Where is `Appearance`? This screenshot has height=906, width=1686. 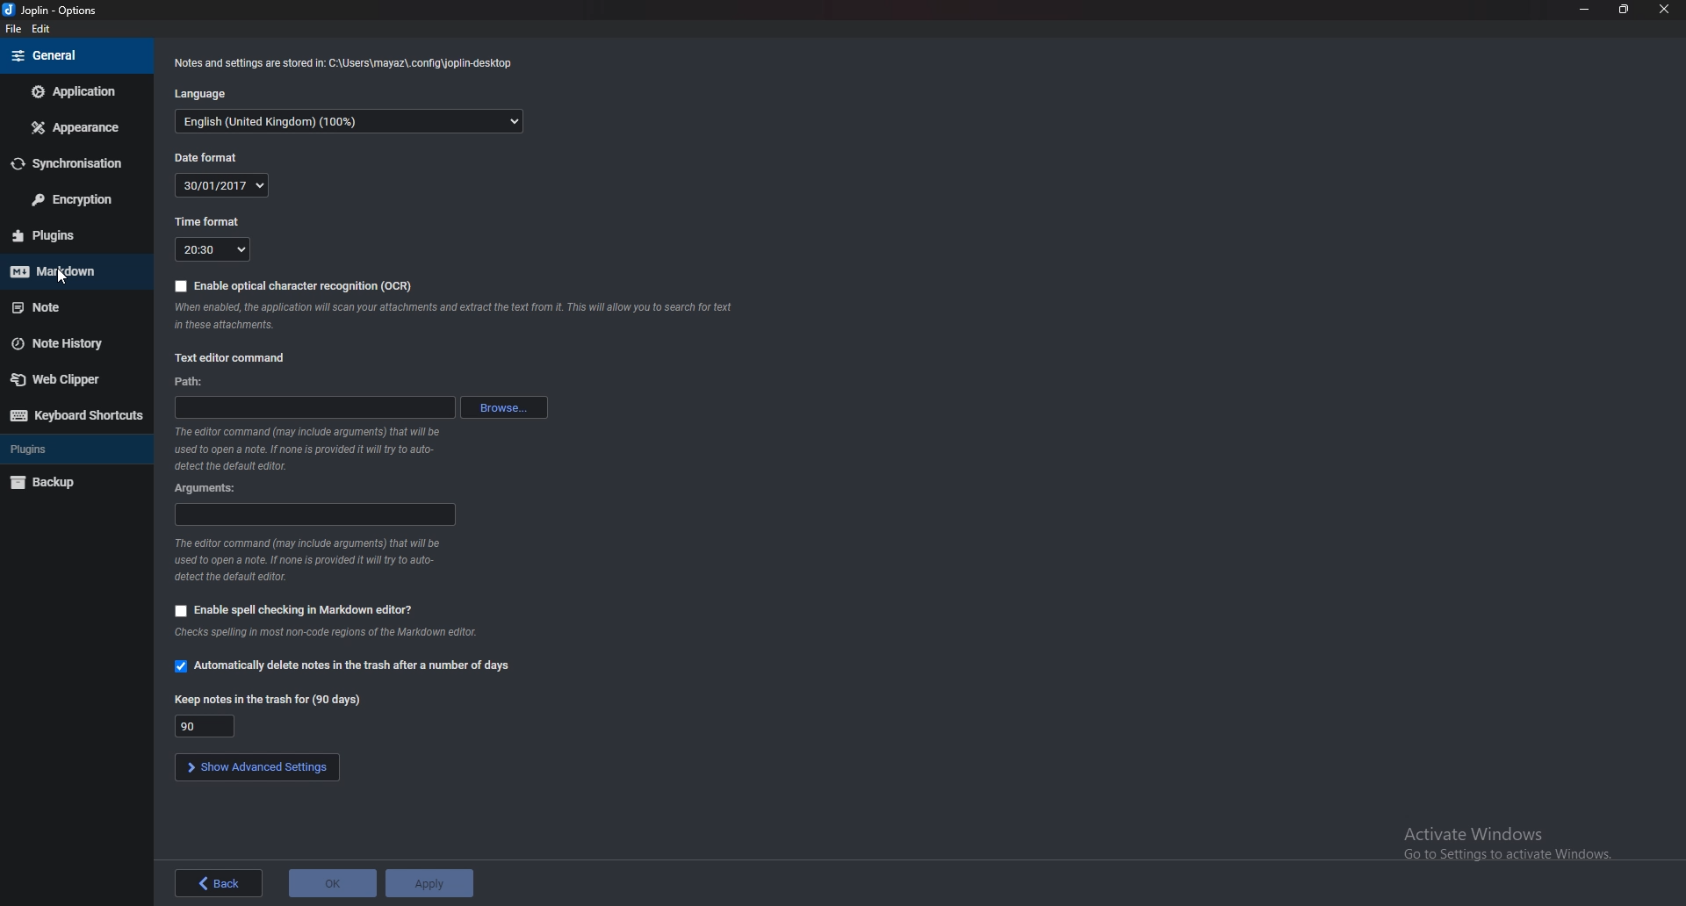
Appearance is located at coordinates (76, 126).